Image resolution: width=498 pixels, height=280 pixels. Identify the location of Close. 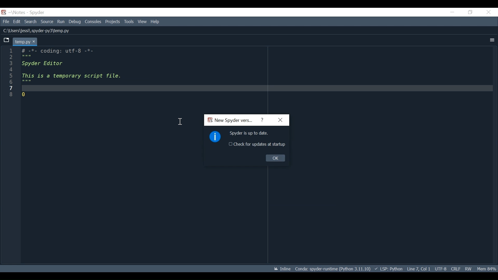
(489, 12).